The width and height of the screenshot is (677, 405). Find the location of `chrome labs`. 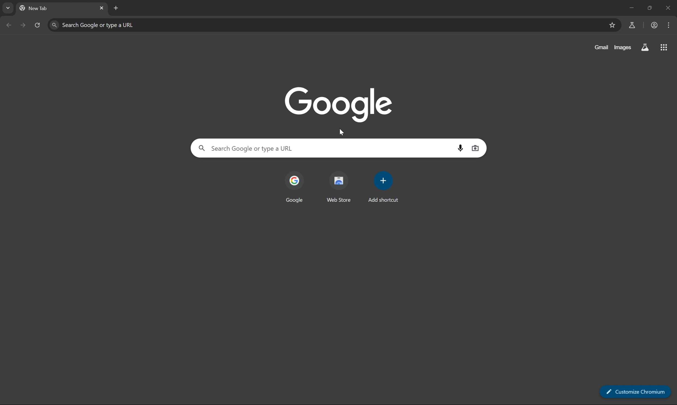

chrome labs is located at coordinates (632, 24).